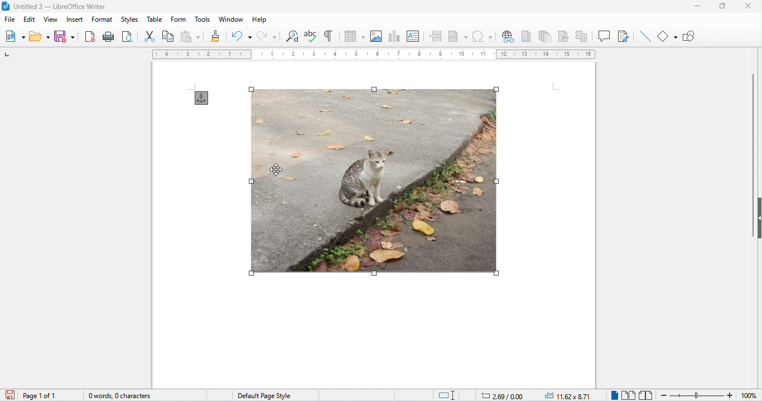  What do you see at coordinates (458, 36) in the screenshot?
I see `insert field` at bounding box center [458, 36].